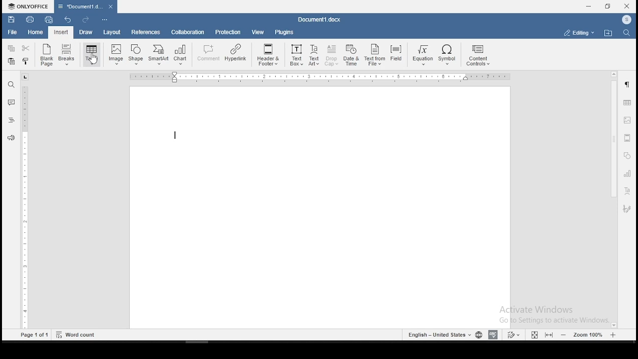 Image resolution: width=638 pixels, height=359 pixels. What do you see at coordinates (91, 55) in the screenshot?
I see `insert a table` at bounding box center [91, 55].